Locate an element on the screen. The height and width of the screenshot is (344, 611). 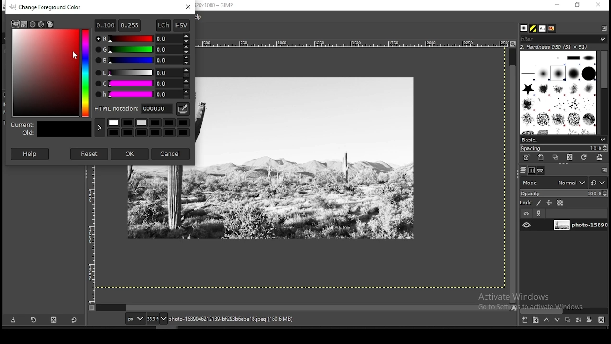
move layer one step up is located at coordinates (546, 320).